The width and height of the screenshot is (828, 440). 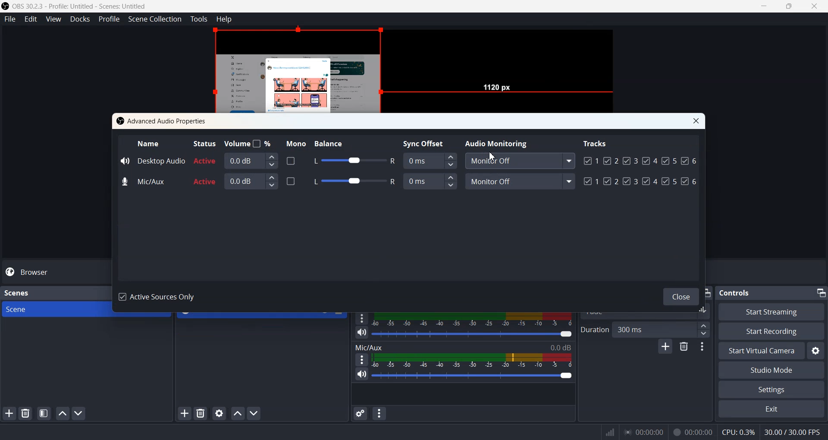 What do you see at coordinates (291, 180) in the screenshot?
I see `Enabled/ disable Mono` at bounding box center [291, 180].